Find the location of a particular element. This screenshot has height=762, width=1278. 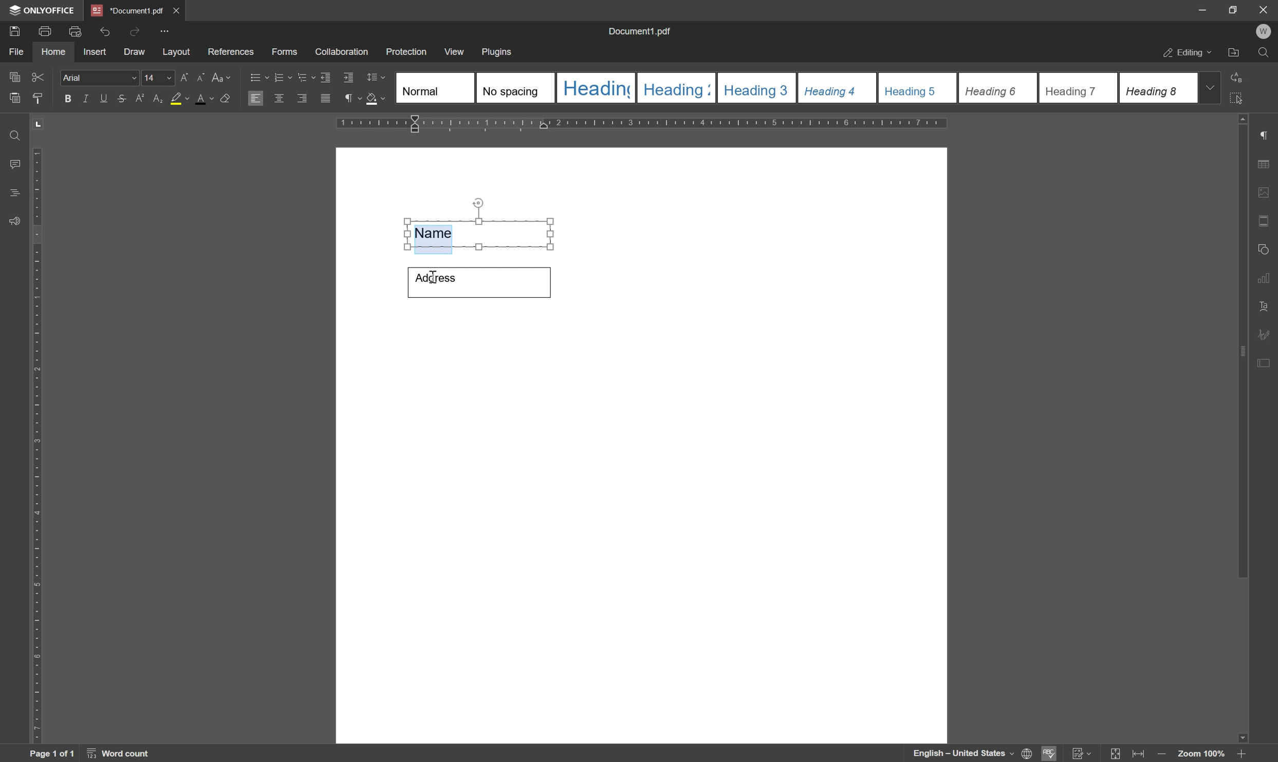

Address is located at coordinates (479, 283).